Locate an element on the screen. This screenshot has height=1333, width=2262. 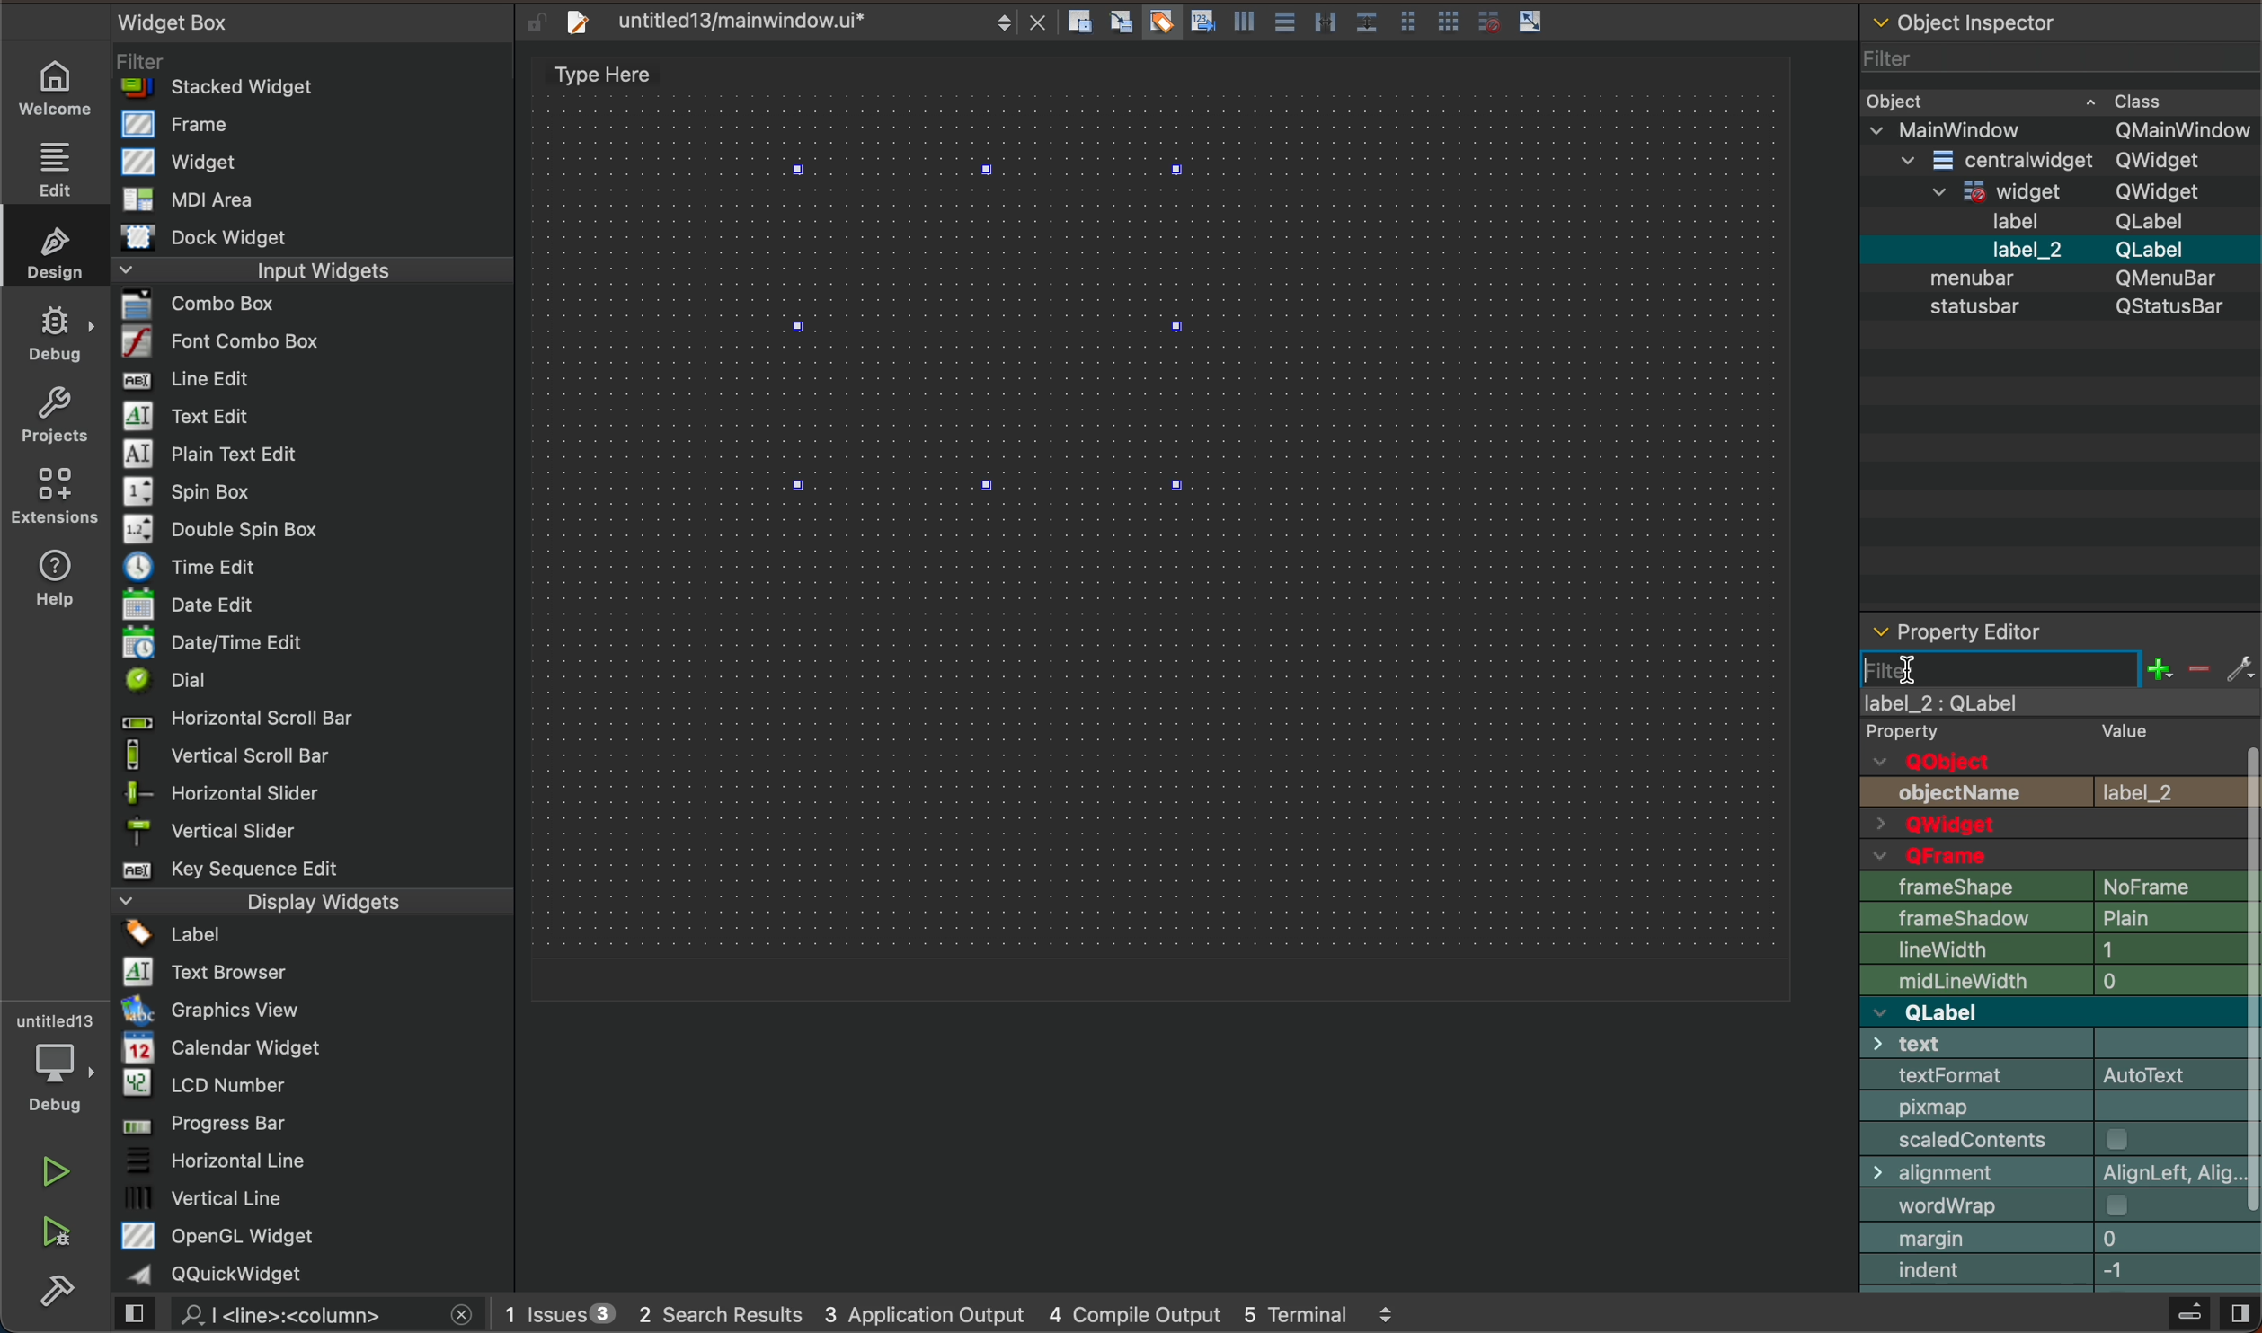
label widget is located at coordinates (994, 328).